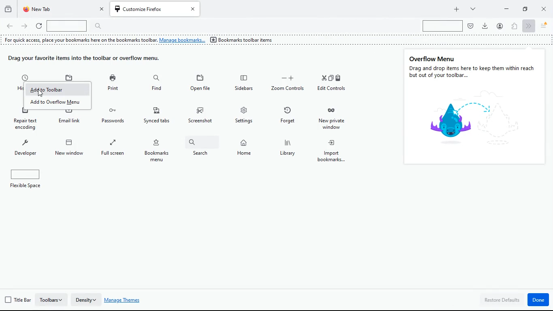 This screenshot has width=553, height=311. What do you see at coordinates (506, 8) in the screenshot?
I see `minimize` at bounding box center [506, 8].